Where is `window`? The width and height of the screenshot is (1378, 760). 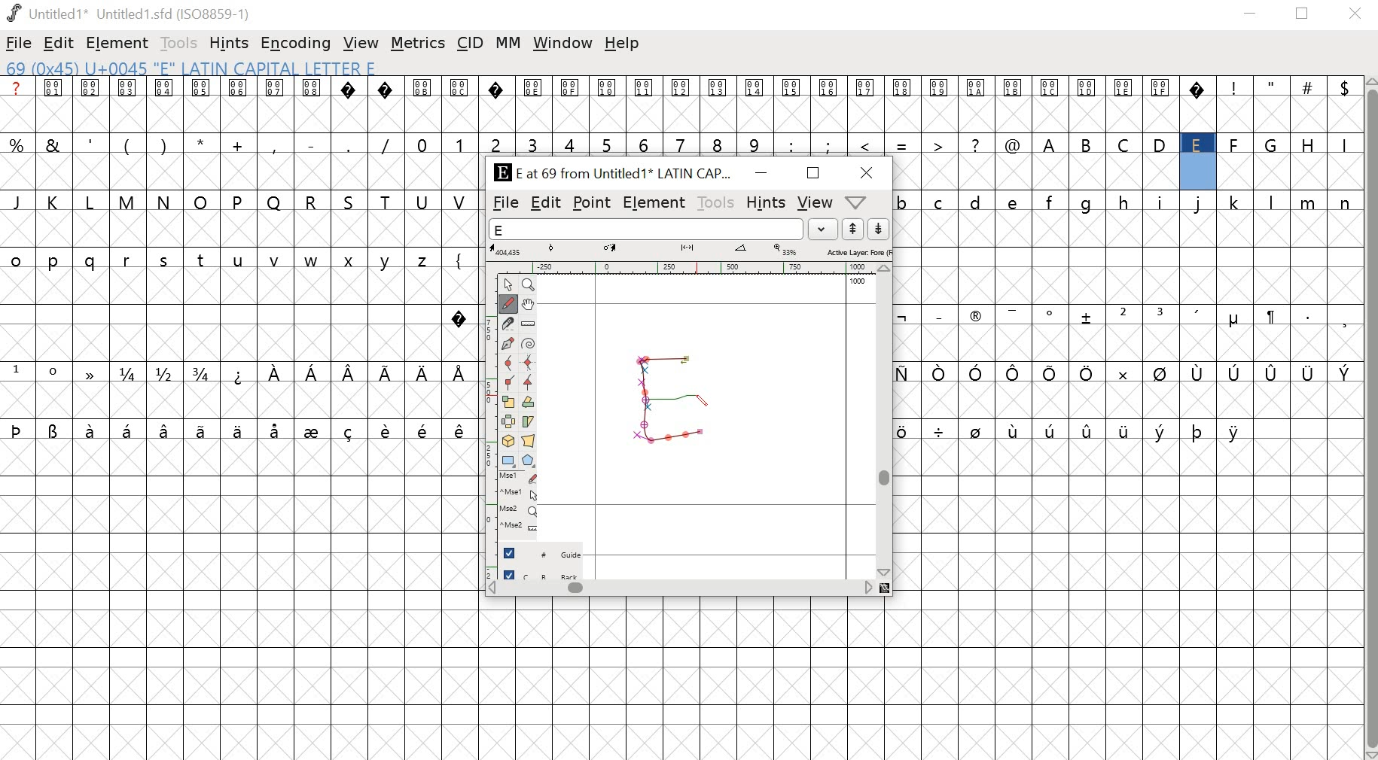 window is located at coordinates (561, 42).